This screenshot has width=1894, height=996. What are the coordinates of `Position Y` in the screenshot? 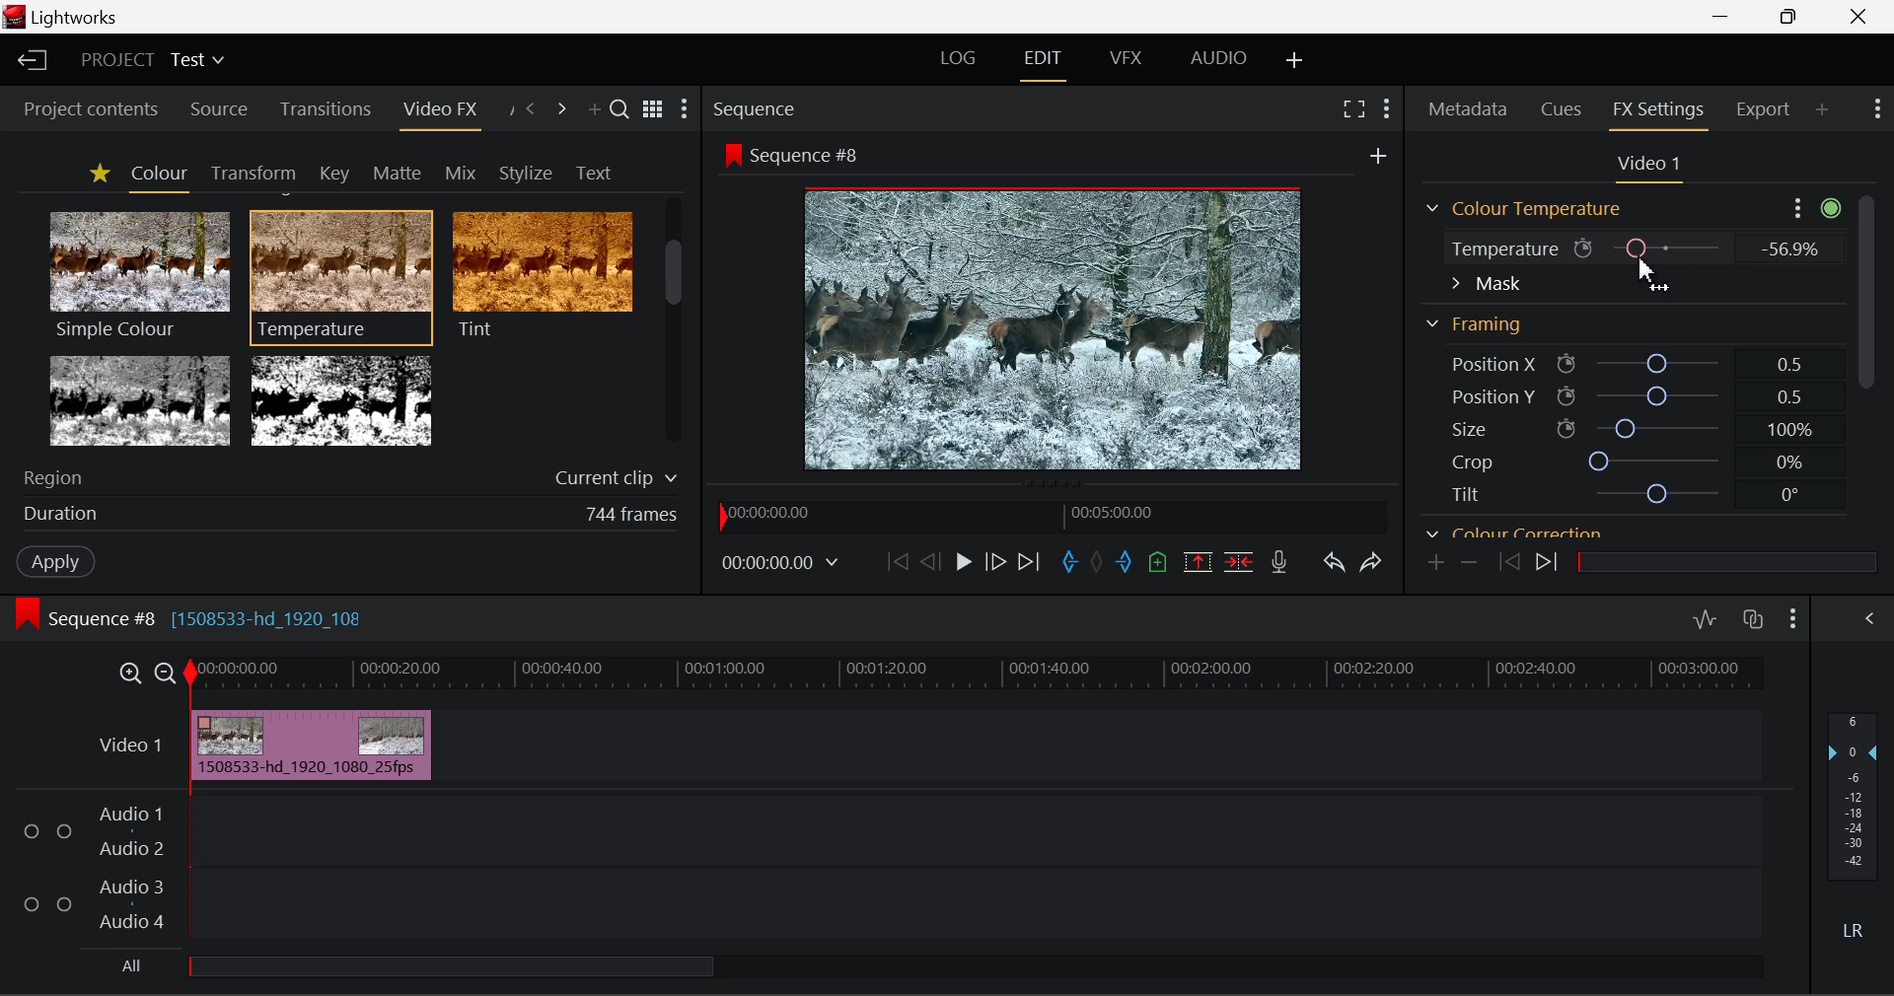 It's located at (1657, 395).